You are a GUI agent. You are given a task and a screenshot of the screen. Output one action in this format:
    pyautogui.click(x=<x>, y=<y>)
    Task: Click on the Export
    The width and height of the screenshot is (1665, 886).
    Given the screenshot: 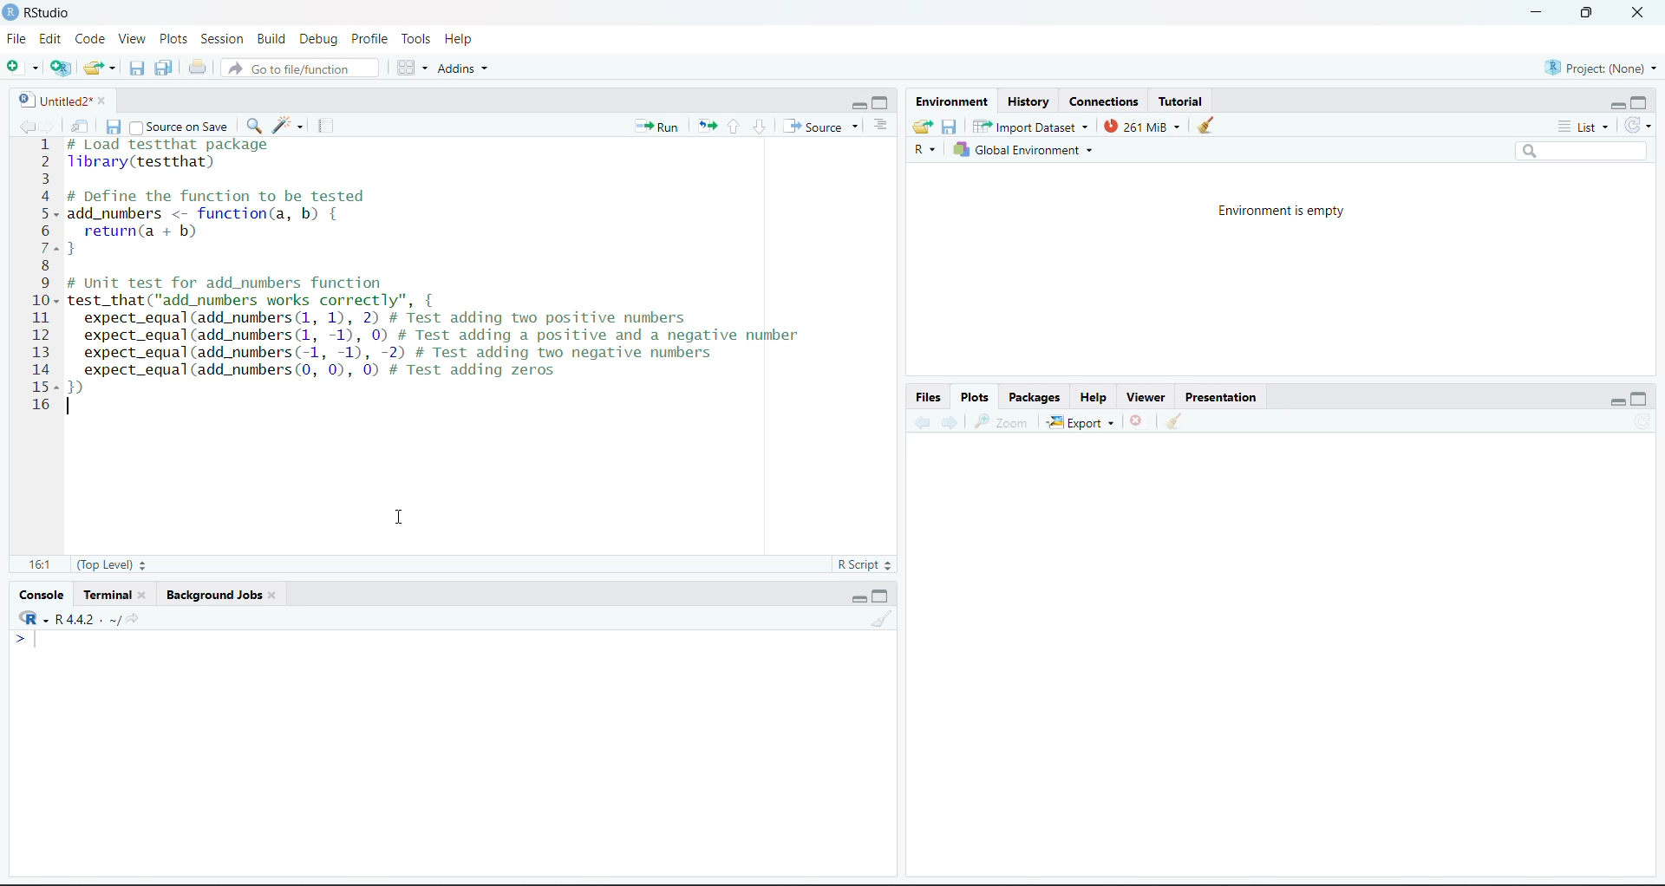 What is the action you would take?
    pyautogui.click(x=1079, y=422)
    